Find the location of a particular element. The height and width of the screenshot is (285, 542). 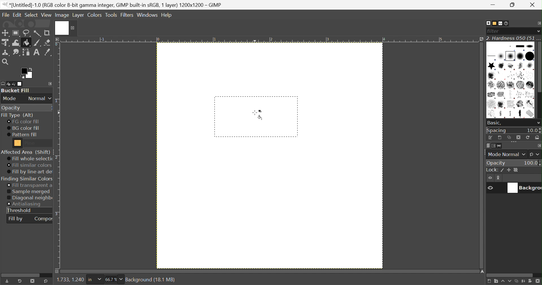

Hardness 050 is located at coordinates (520, 56).